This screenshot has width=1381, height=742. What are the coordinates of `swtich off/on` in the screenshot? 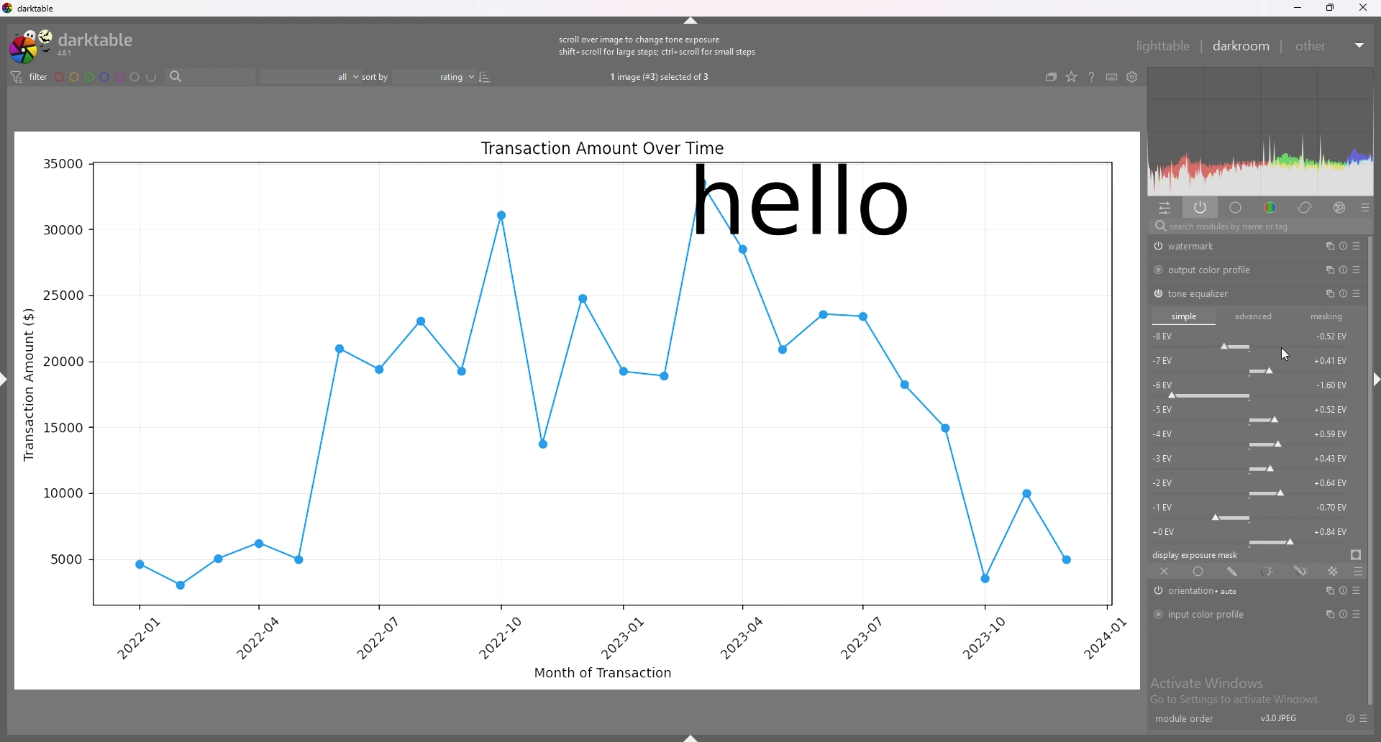 It's located at (1157, 246).